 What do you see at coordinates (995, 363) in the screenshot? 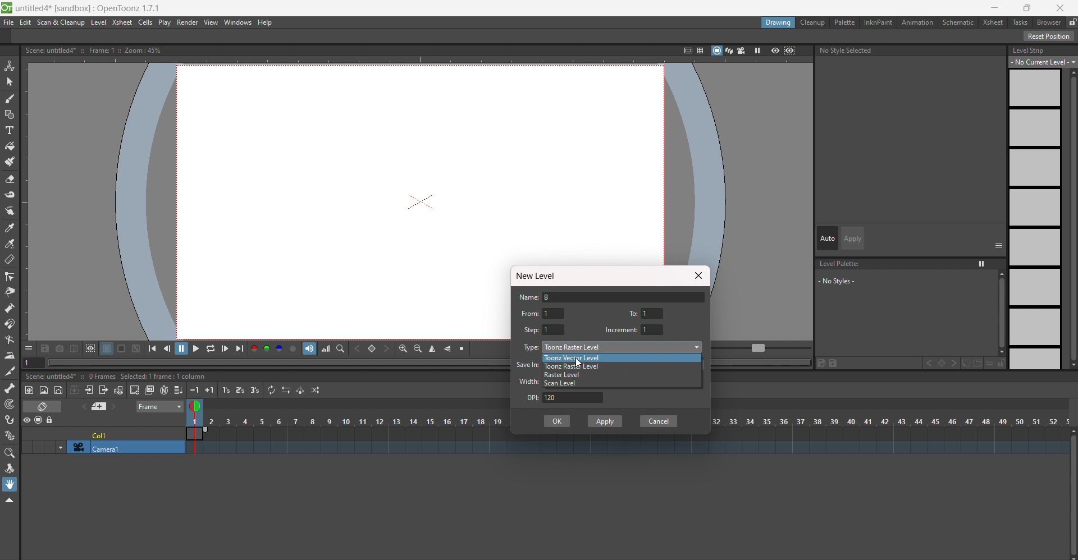
I see `options and lock` at bounding box center [995, 363].